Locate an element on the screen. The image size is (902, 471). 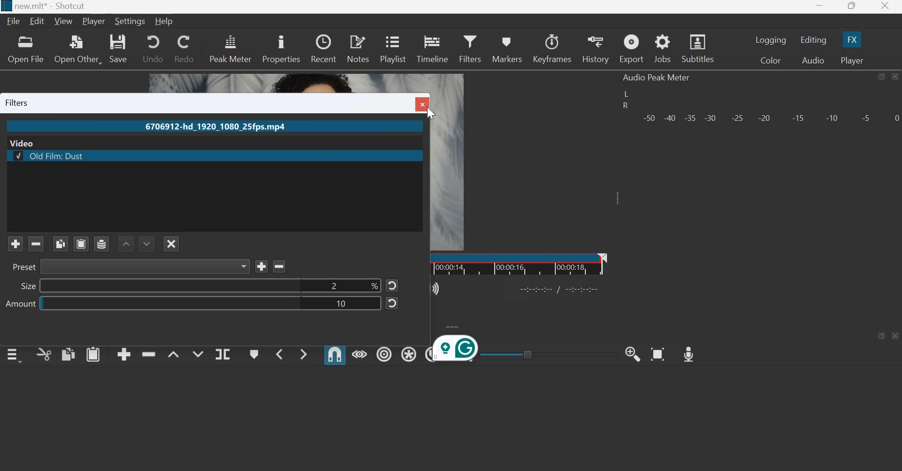
Ripple is located at coordinates (384, 353).